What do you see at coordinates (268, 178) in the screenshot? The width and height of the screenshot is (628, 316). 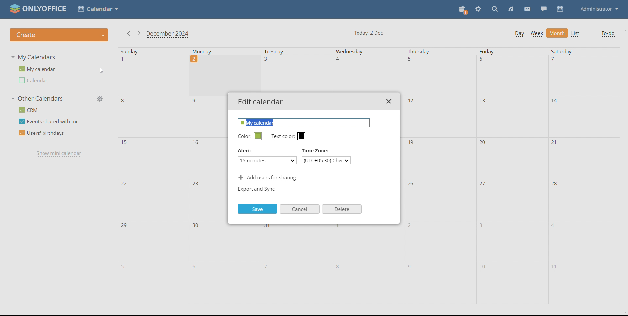 I see `add users for sharing` at bounding box center [268, 178].